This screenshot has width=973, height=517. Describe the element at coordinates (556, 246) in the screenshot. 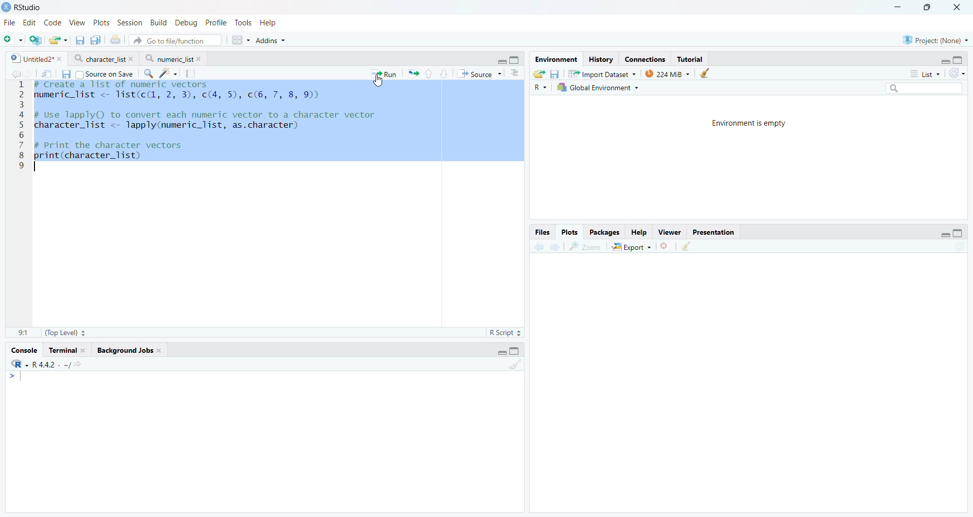

I see `Go to next plot` at that location.